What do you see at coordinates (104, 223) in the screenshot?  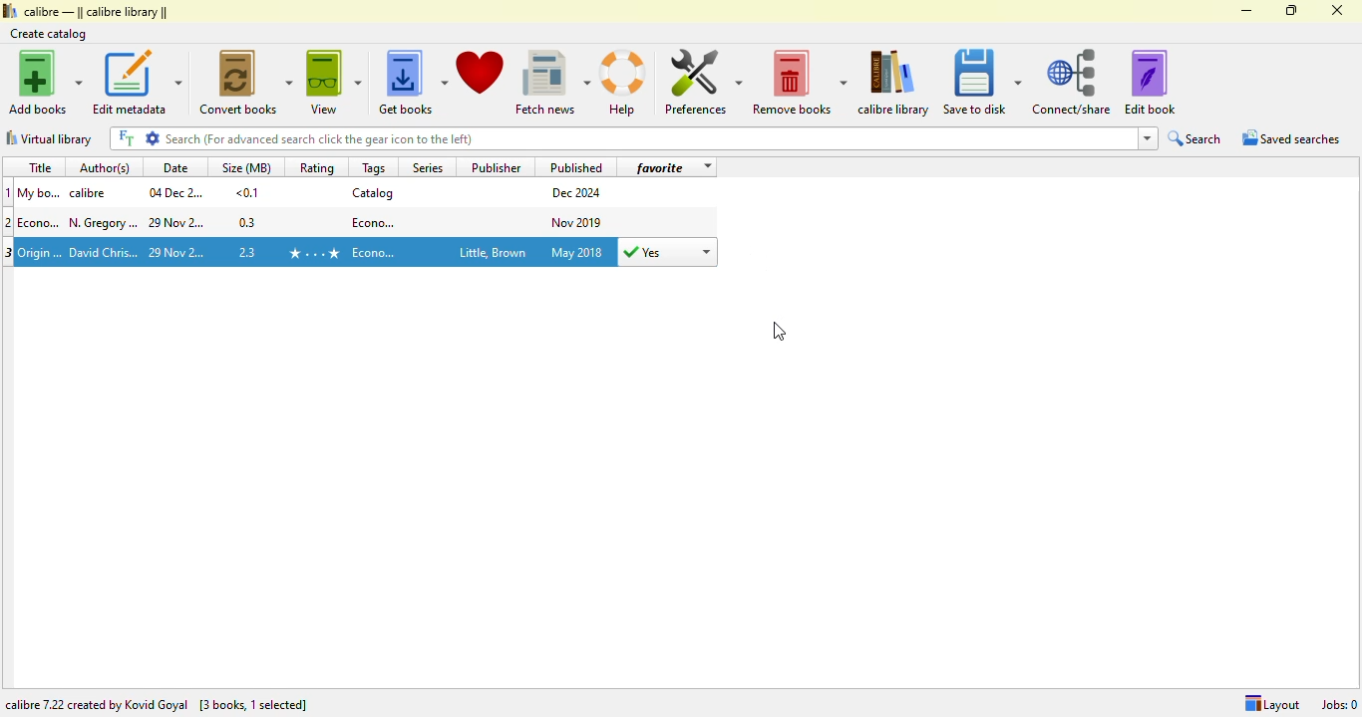 I see `author` at bounding box center [104, 223].